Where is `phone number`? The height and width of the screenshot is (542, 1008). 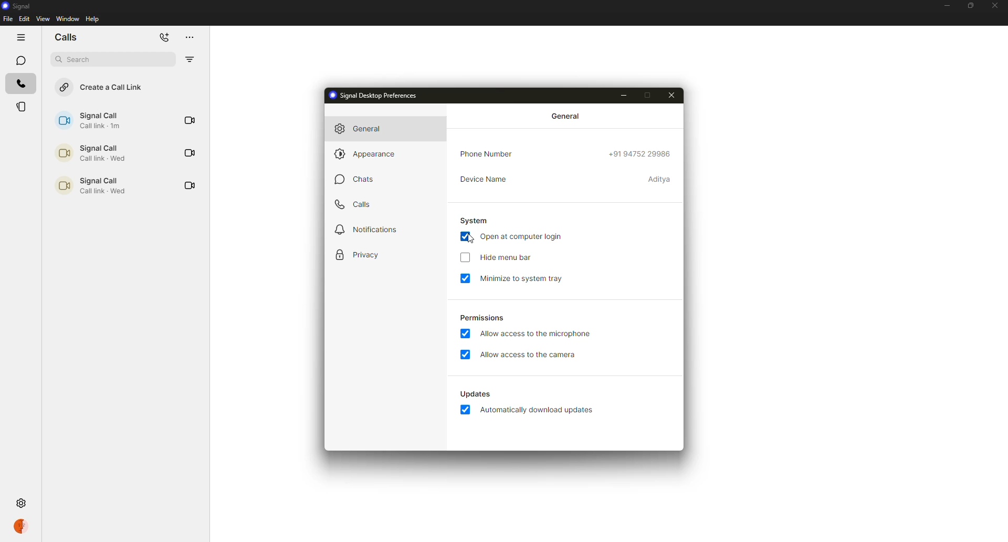 phone number is located at coordinates (486, 154).